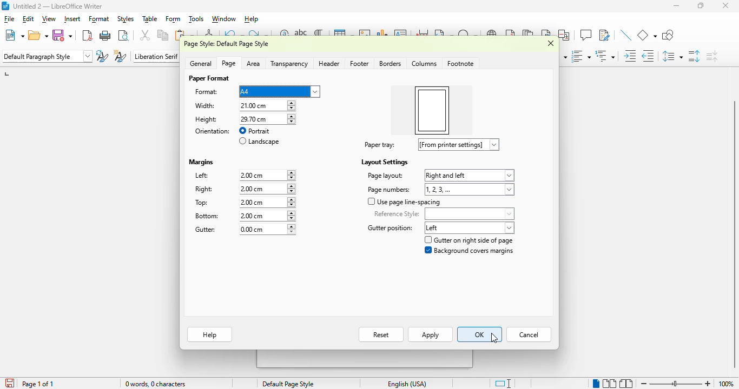 The width and height of the screenshot is (739, 389). Describe the element at coordinates (648, 36) in the screenshot. I see `basic shapes` at that location.